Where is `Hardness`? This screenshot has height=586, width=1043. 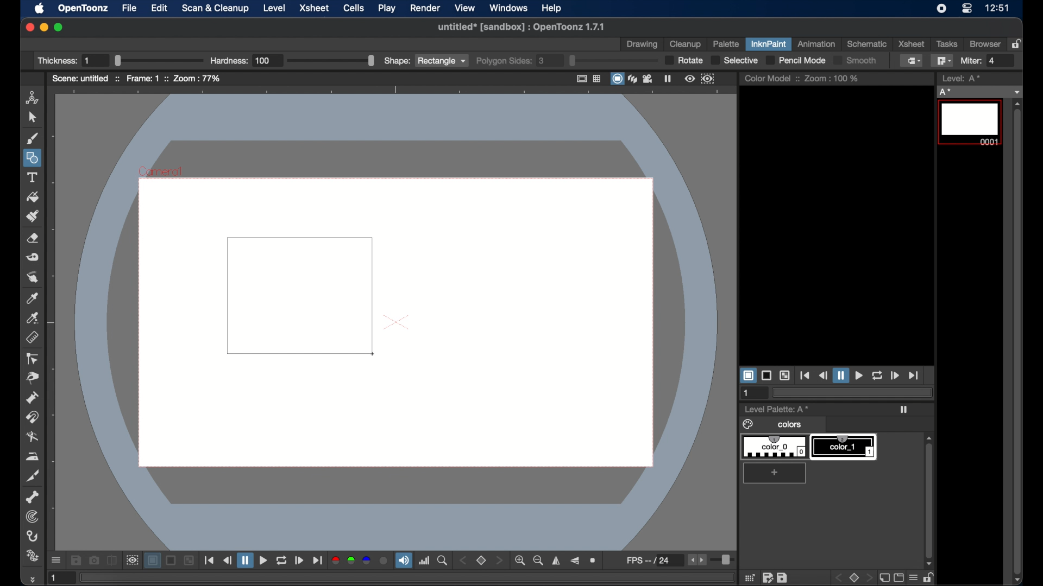
Hardness is located at coordinates (292, 60).